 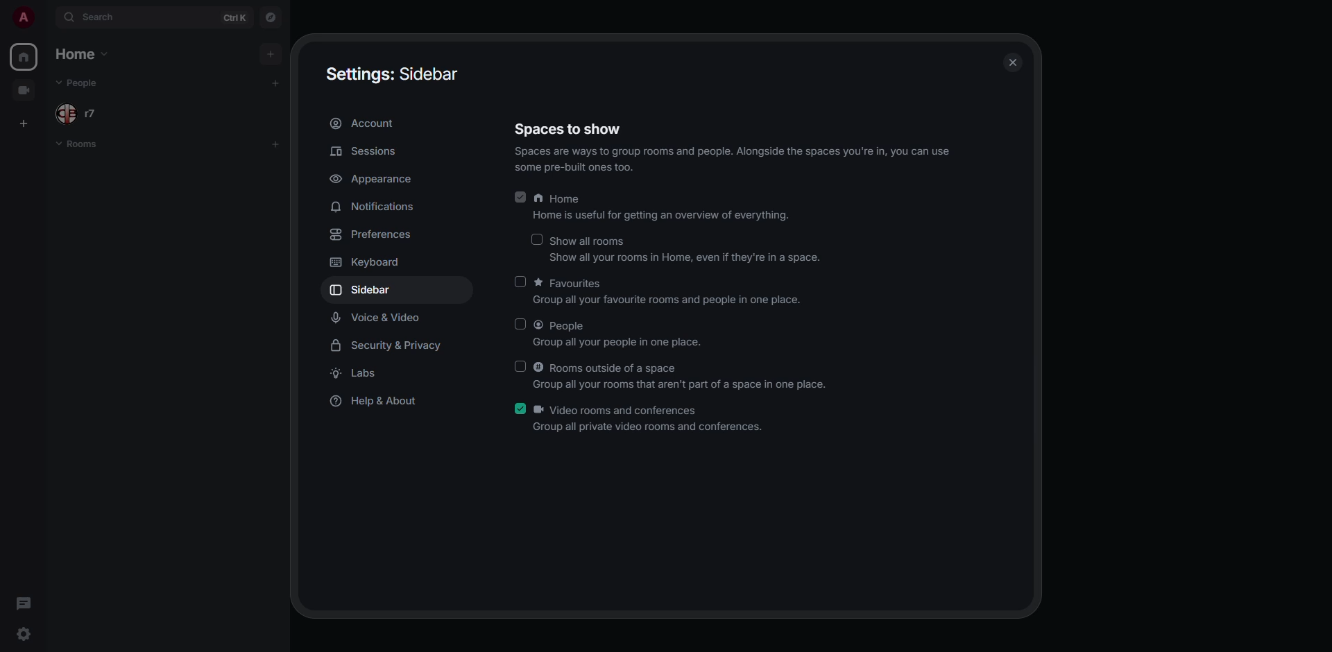 I want to click on home, so click(x=666, y=207).